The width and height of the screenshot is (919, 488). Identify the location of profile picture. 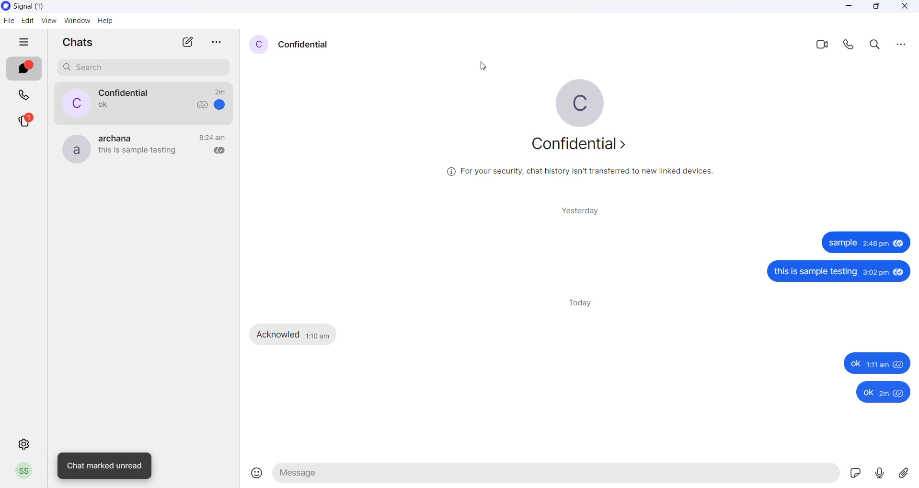
(587, 101).